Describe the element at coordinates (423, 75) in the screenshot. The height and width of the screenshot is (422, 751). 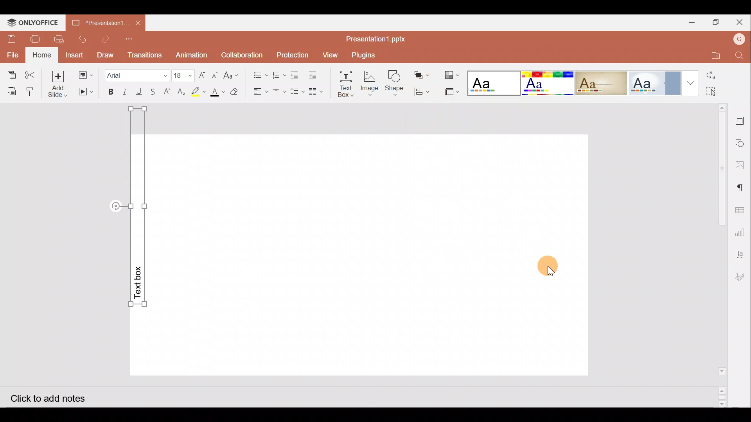
I see `Arrange shape` at that location.